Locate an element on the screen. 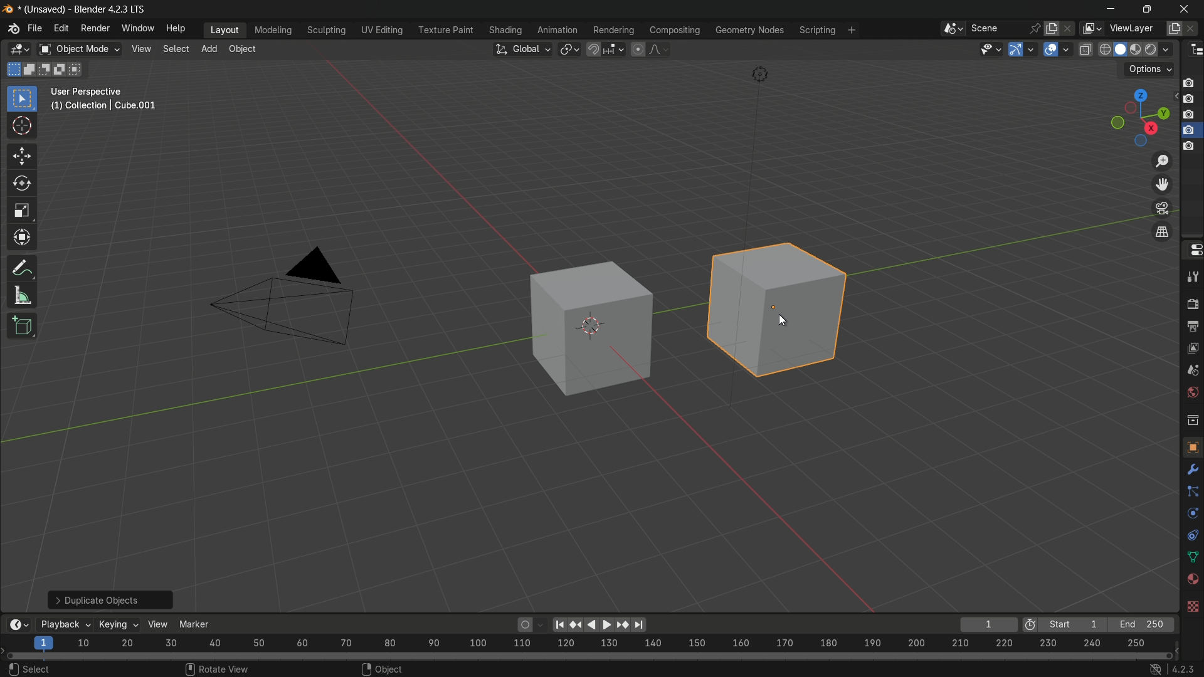 The image size is (1204, 677). annotate is located at coordinates (19, 268).